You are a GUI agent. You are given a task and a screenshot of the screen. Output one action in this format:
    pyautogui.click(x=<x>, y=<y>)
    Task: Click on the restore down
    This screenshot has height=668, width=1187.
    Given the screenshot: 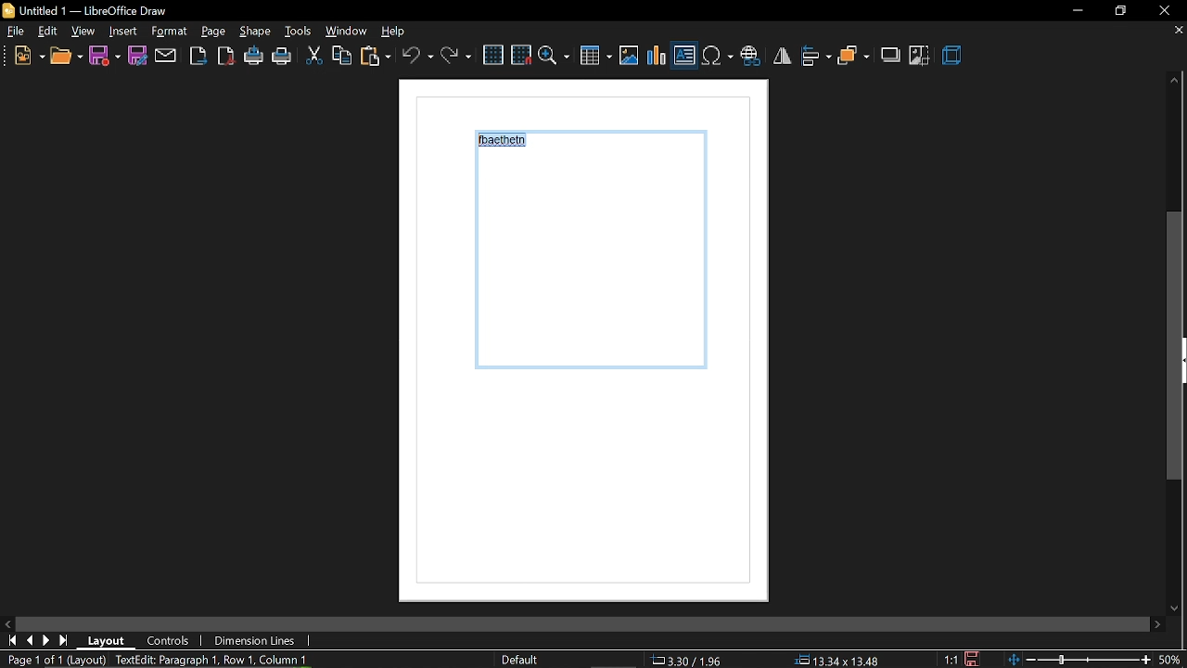 What is the action you would take?
    pyautogui.click(x=1123, y=10)
    